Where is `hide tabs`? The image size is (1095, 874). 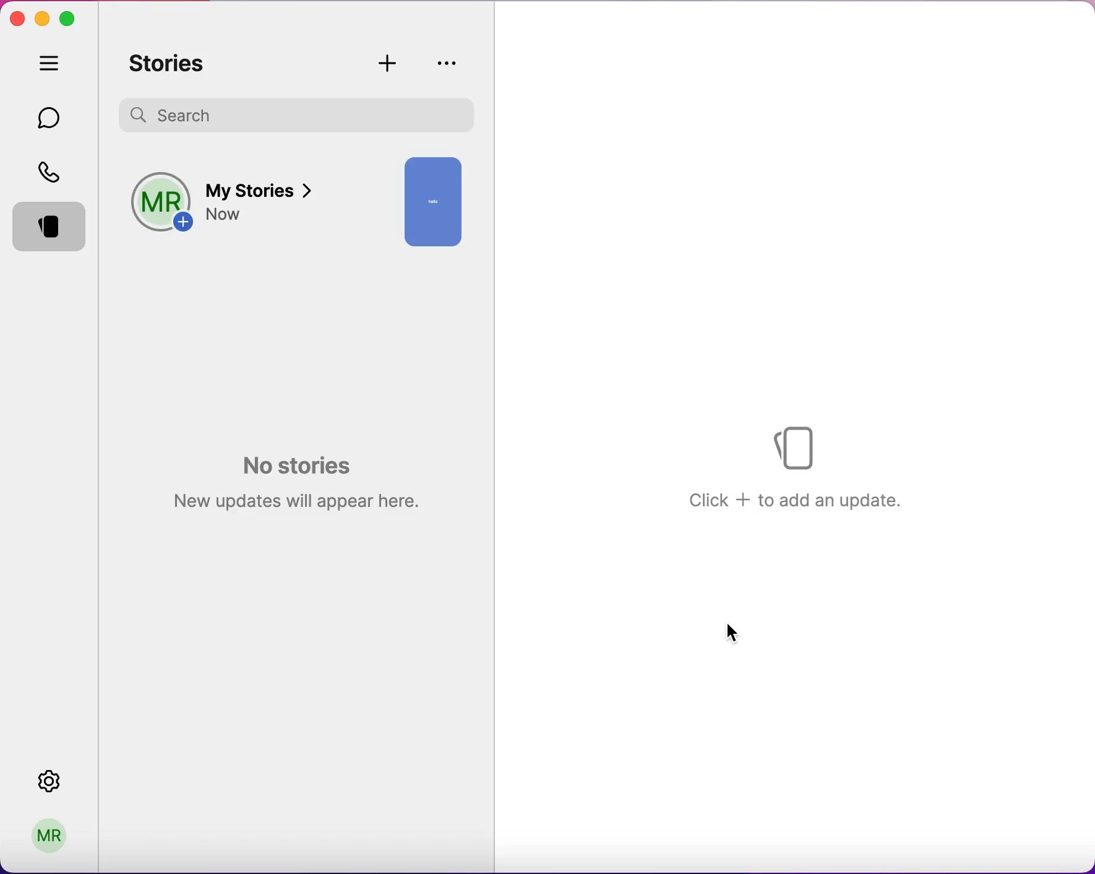 hide tabs is located at coordinates (52, 66).